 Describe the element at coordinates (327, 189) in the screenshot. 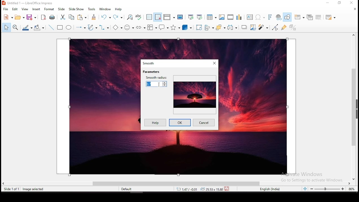

I see `zoom slider` at that location.